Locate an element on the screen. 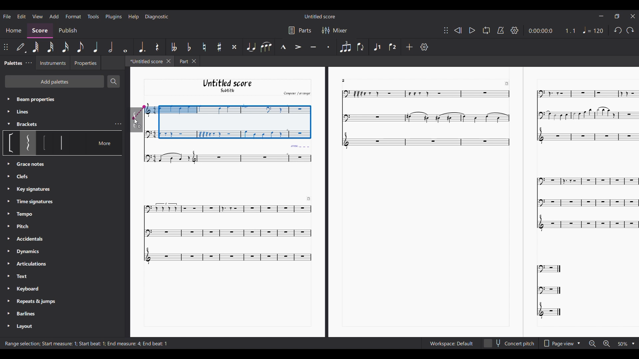 Image resolution: width=639 pixels, height=359 pixels.  is located at coordinates (427, 94).